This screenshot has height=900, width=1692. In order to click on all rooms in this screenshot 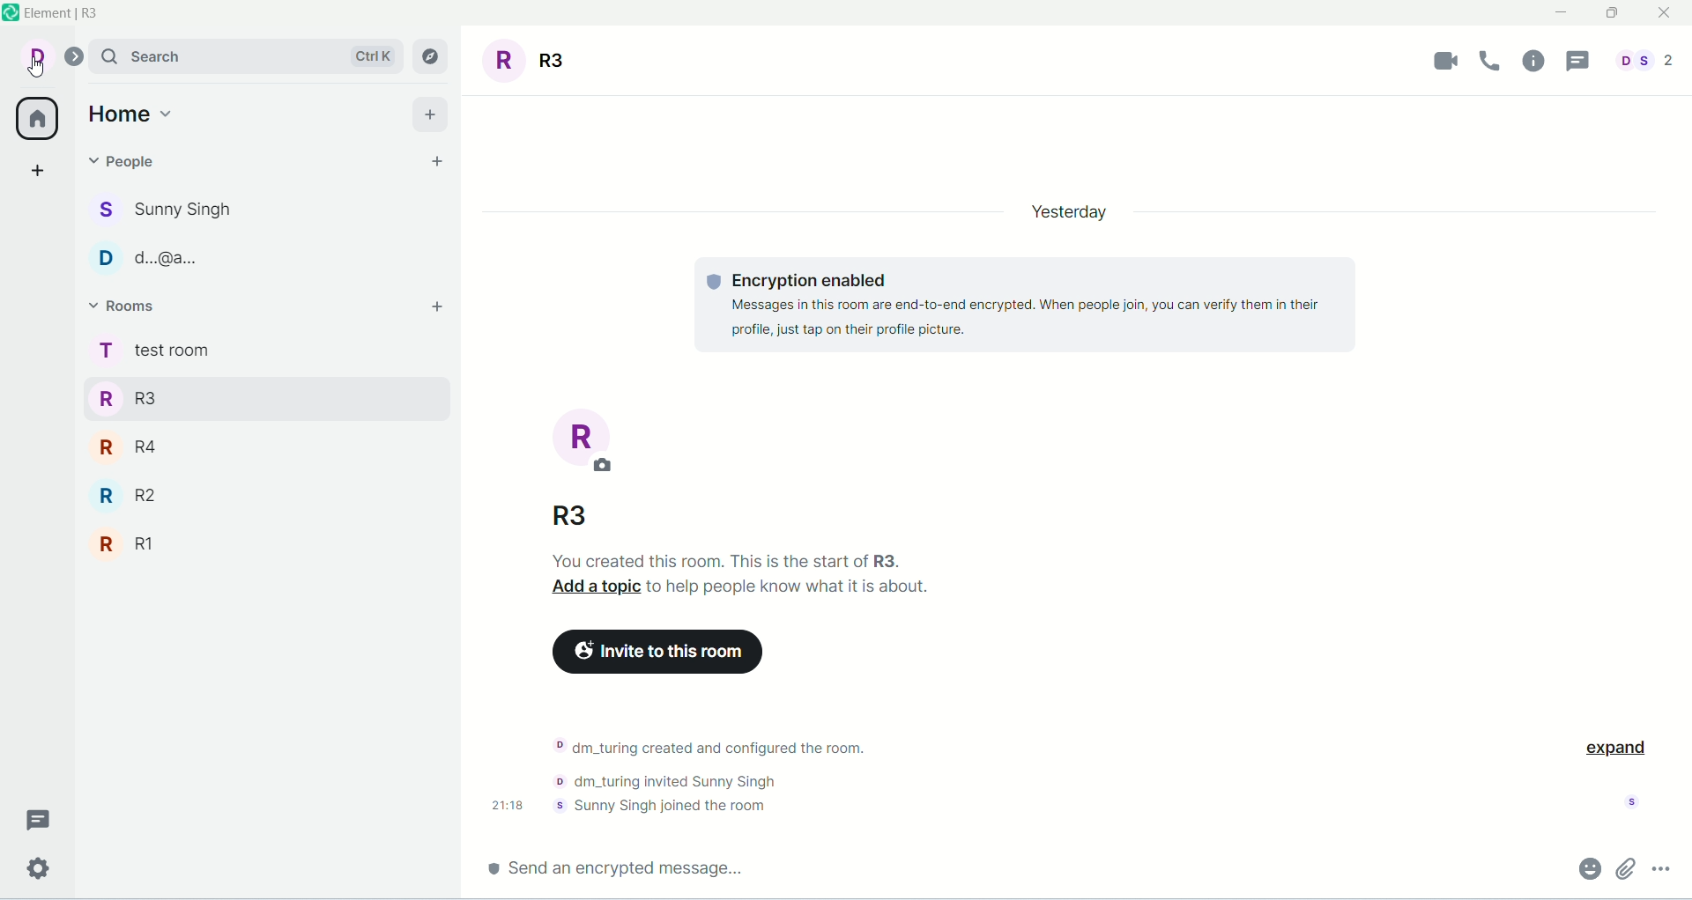, I will do `click(33, 118)`.